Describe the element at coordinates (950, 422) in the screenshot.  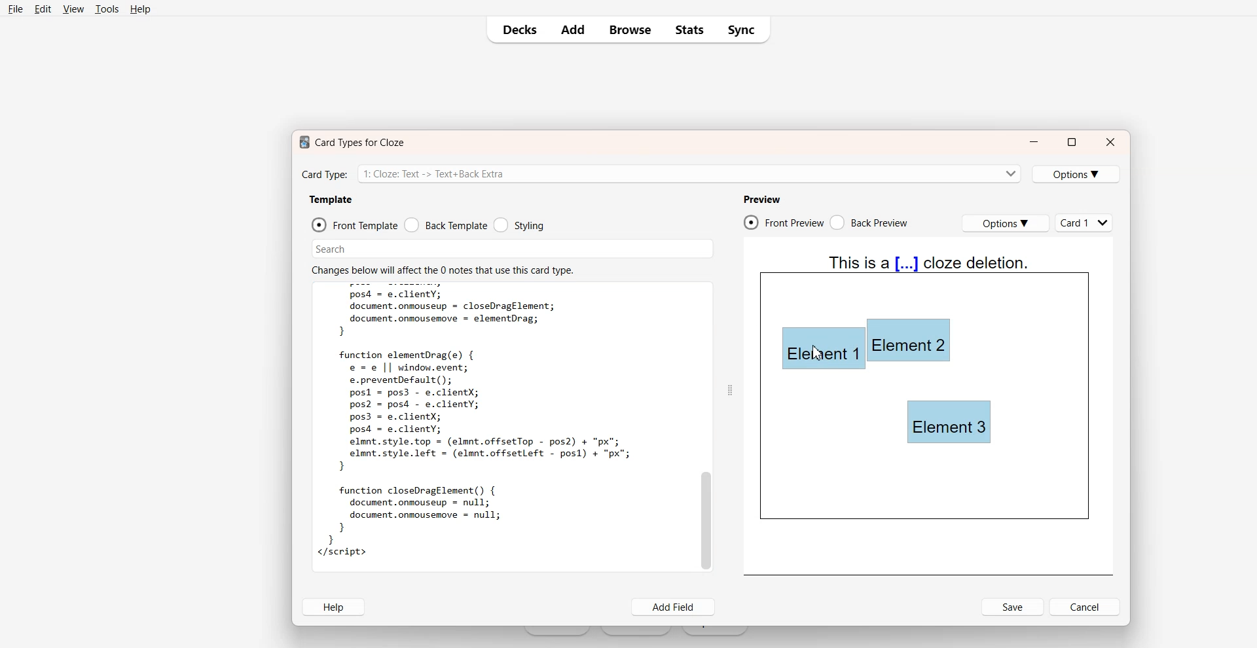
I see `Element 3` at that location.